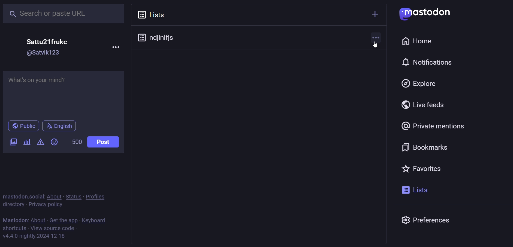  Describe the element at coordinates (23, 126) in the screenshot. I see `public` at that location.